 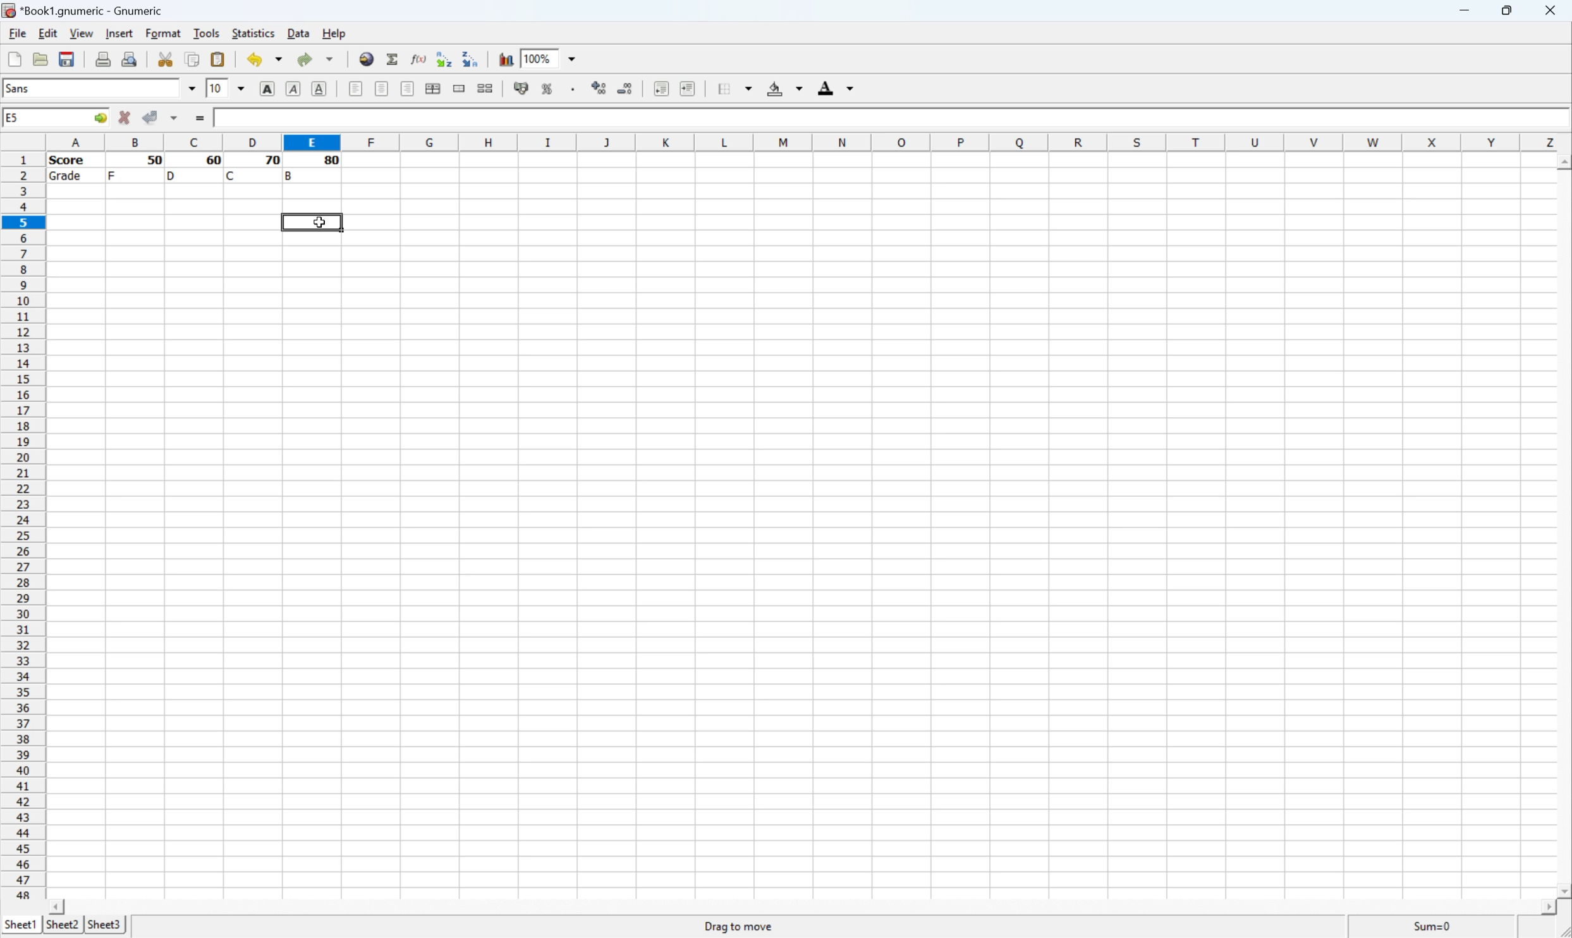 I want to click on Paste the clipboard, so click(x=222, y=59).